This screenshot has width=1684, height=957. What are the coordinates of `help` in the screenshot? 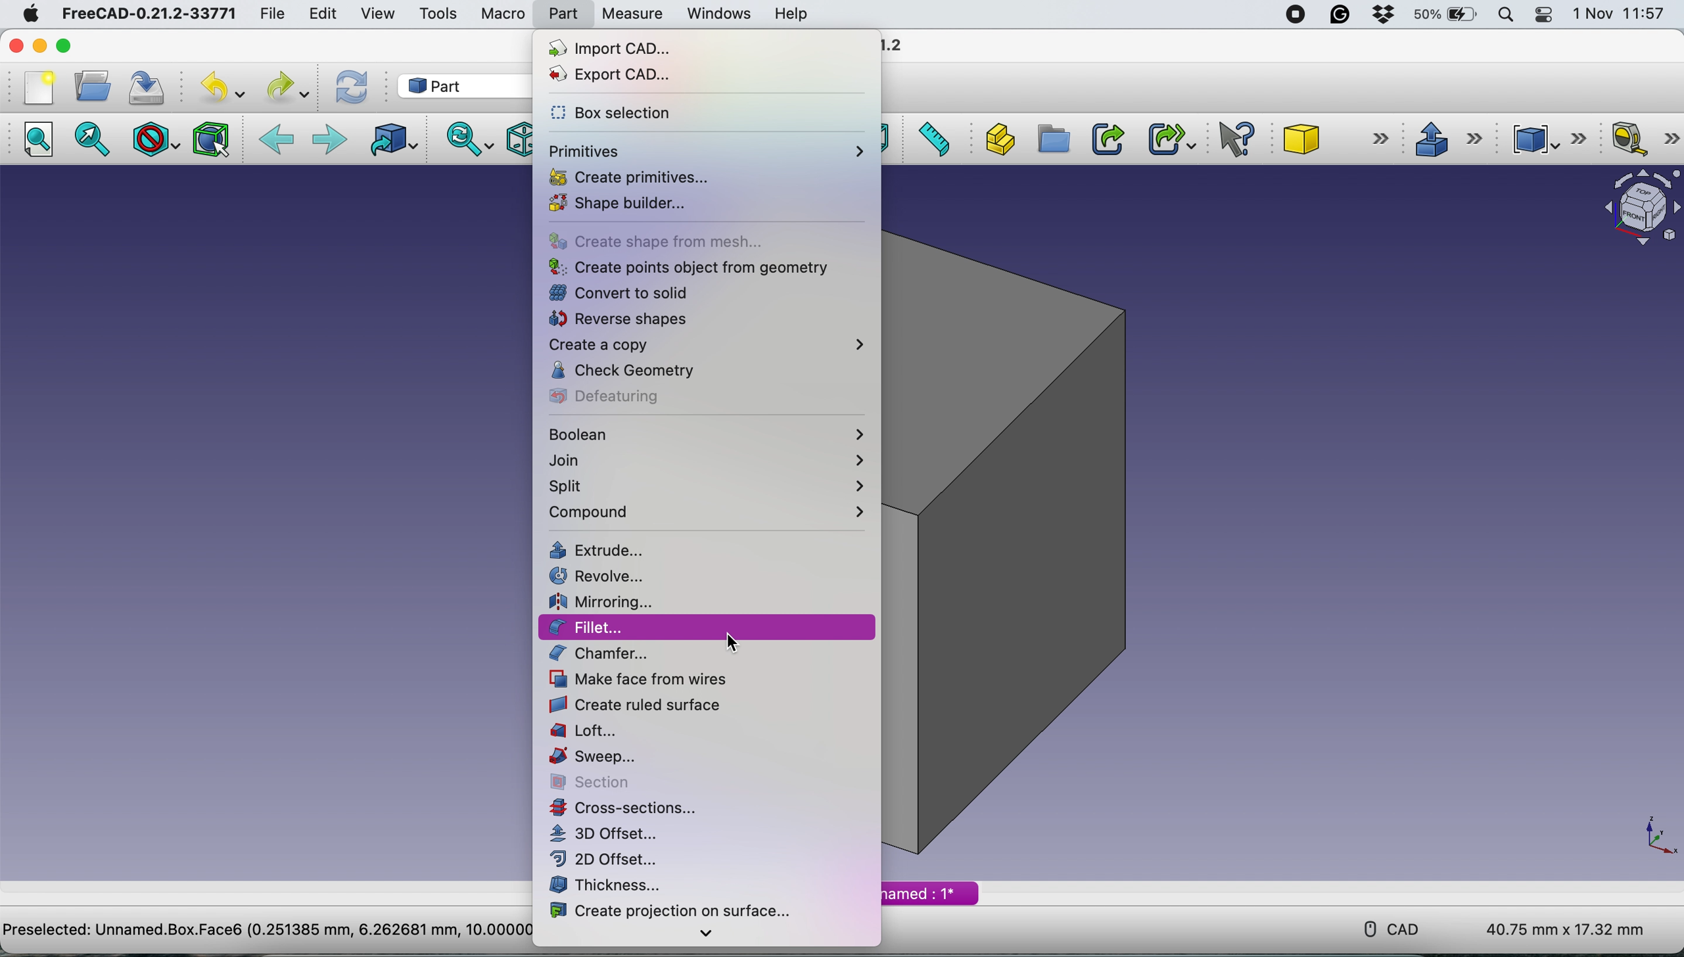 It's located at (795, 14).